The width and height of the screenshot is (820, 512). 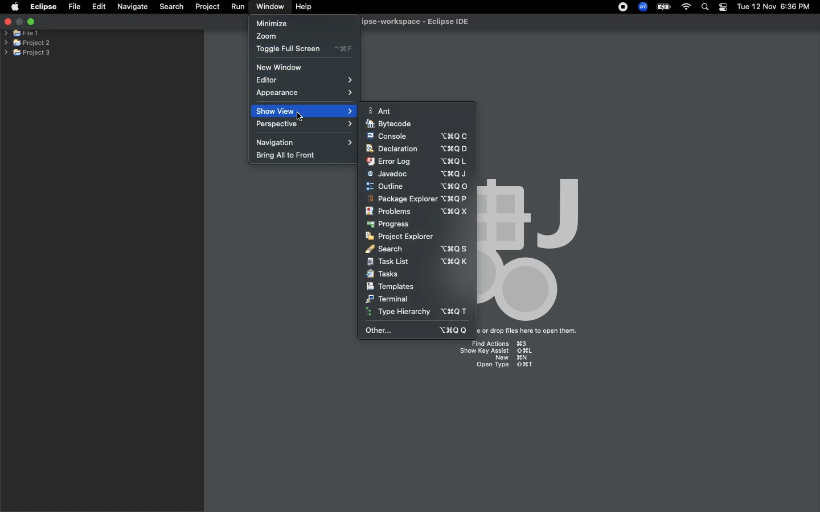 I want to click on Charge, so click(x=662, y=7).